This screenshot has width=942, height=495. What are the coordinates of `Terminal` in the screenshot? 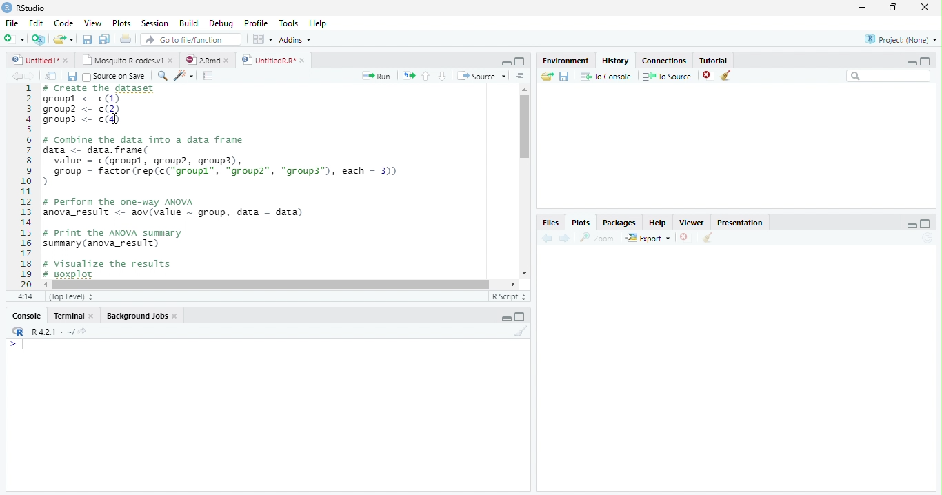 It's located at (74, 316).